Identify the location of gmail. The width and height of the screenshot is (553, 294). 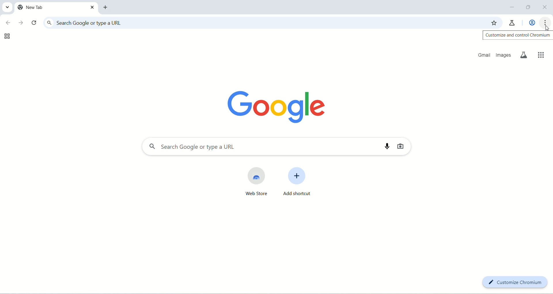
(481, 55).